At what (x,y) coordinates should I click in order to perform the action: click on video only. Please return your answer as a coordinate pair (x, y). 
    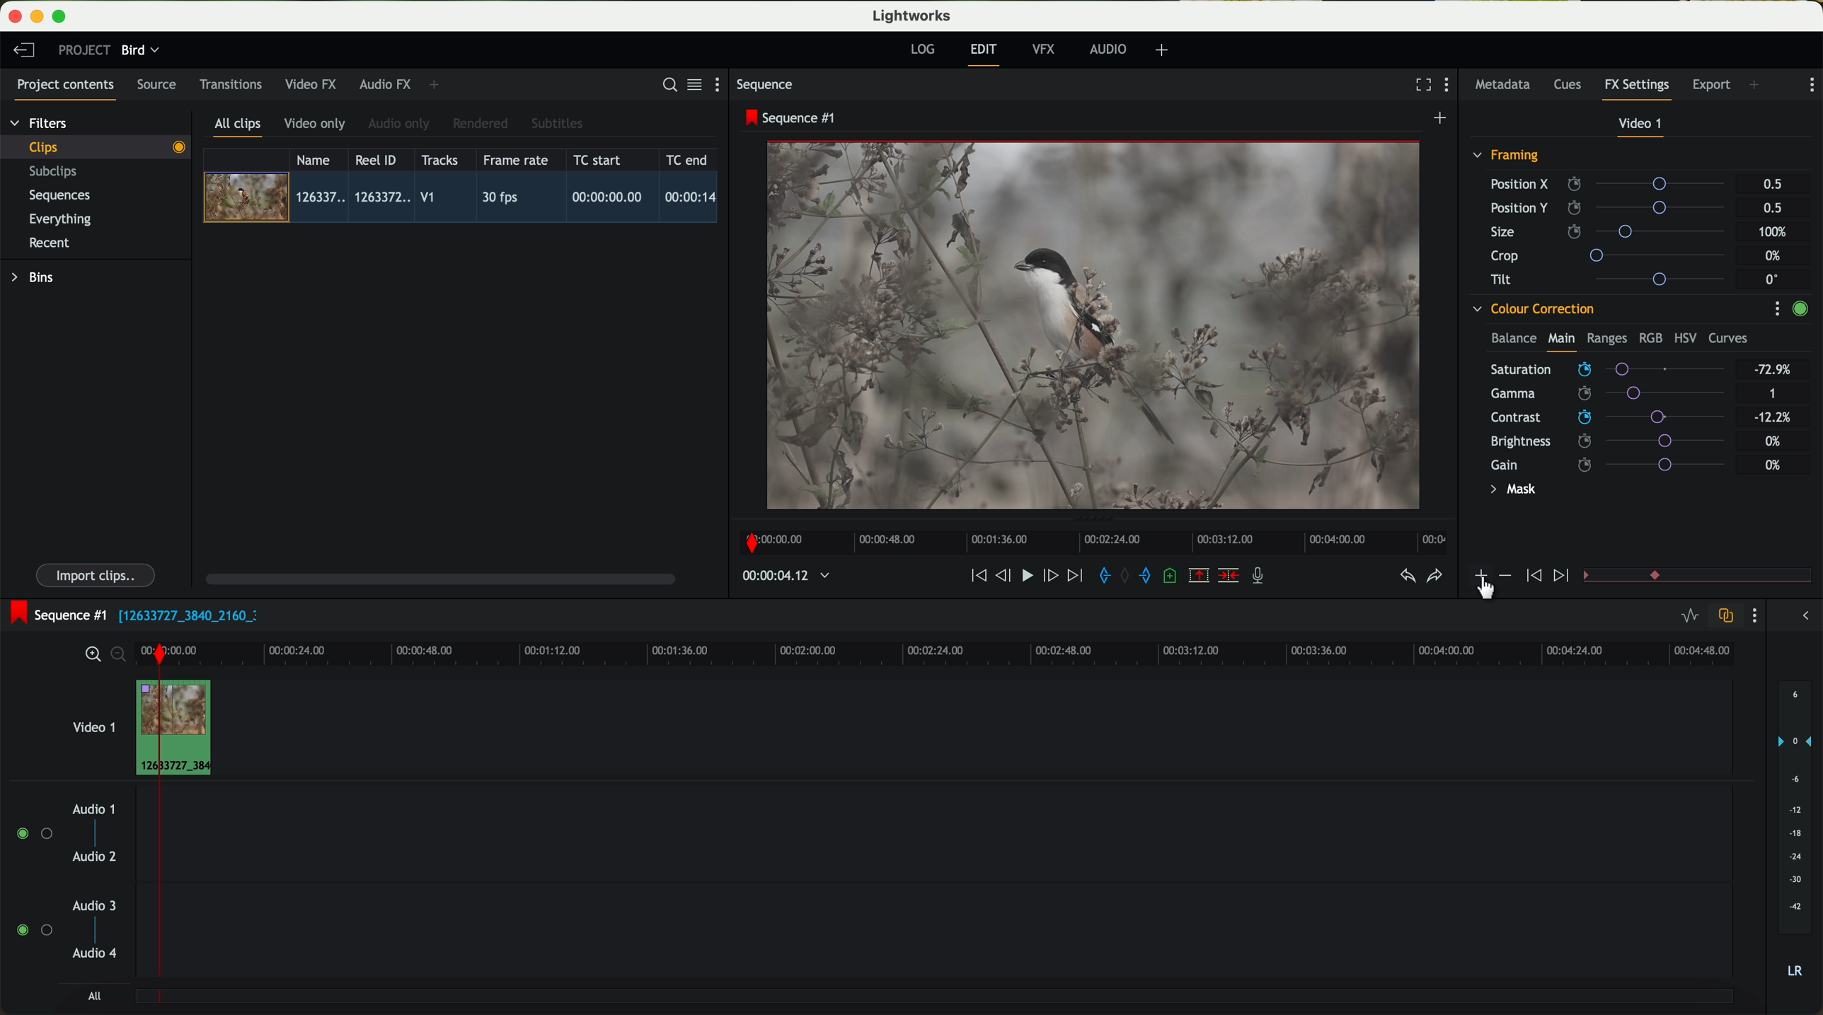
    Looking at the image, I should click on (314, 124).